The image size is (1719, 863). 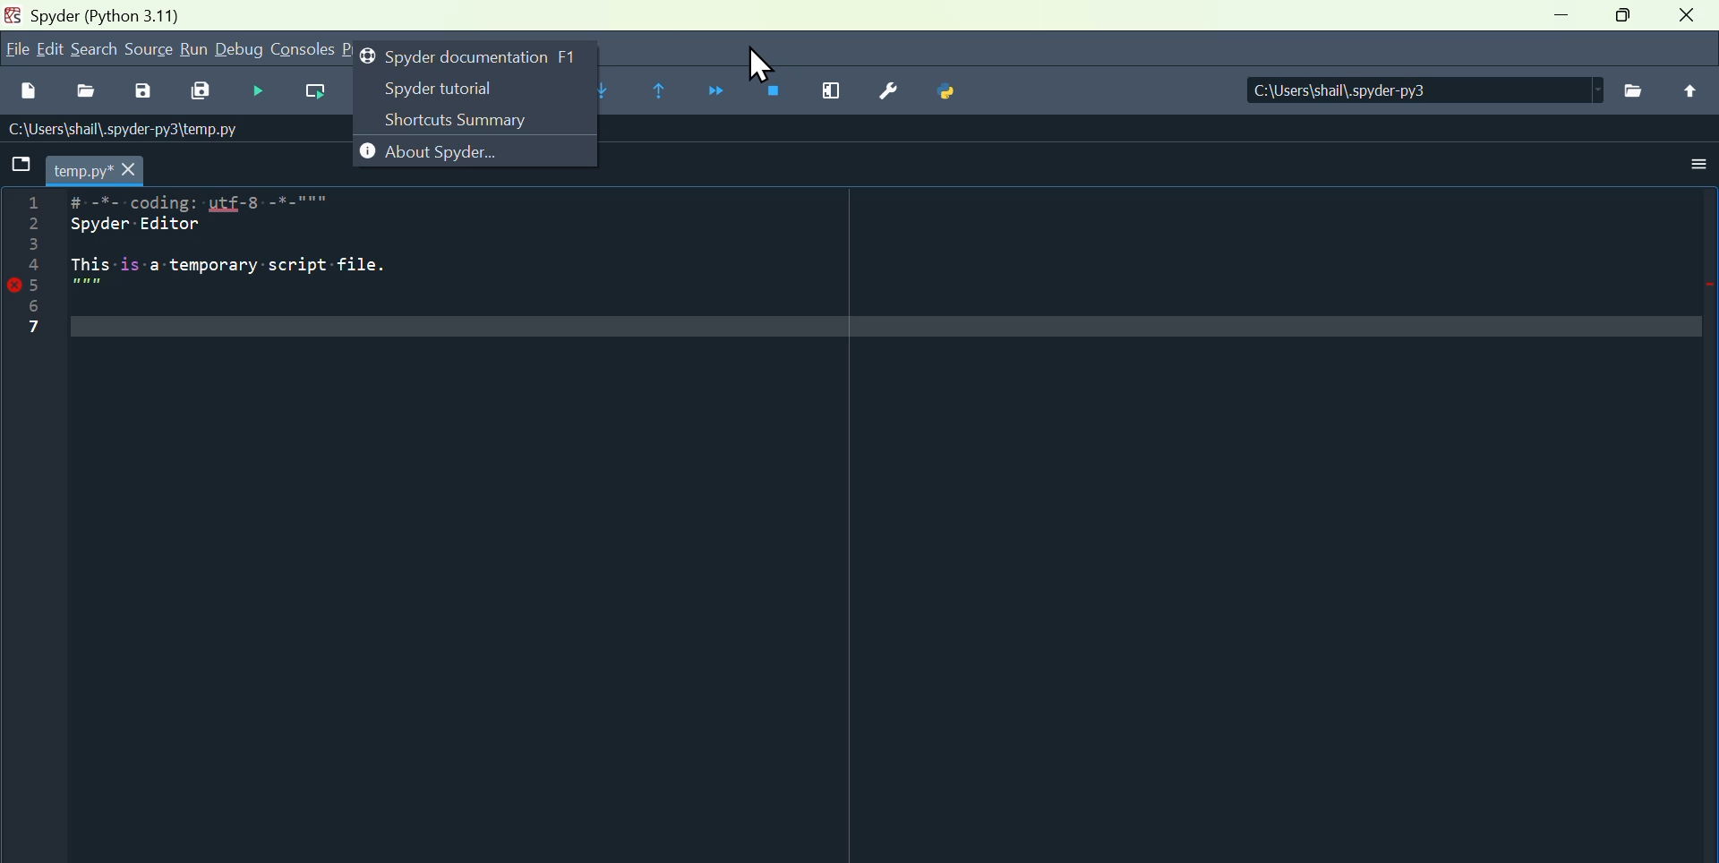 I want to click on maximize, so click(x=1623, y=15).